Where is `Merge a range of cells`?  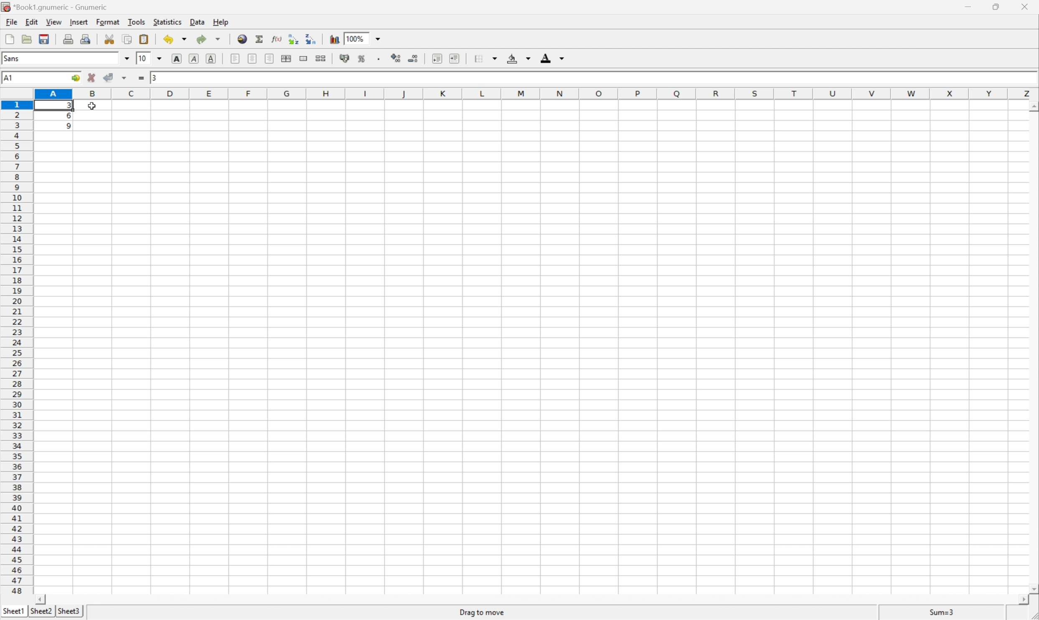 Merge a range of cells is located at coordinates (303, 58).